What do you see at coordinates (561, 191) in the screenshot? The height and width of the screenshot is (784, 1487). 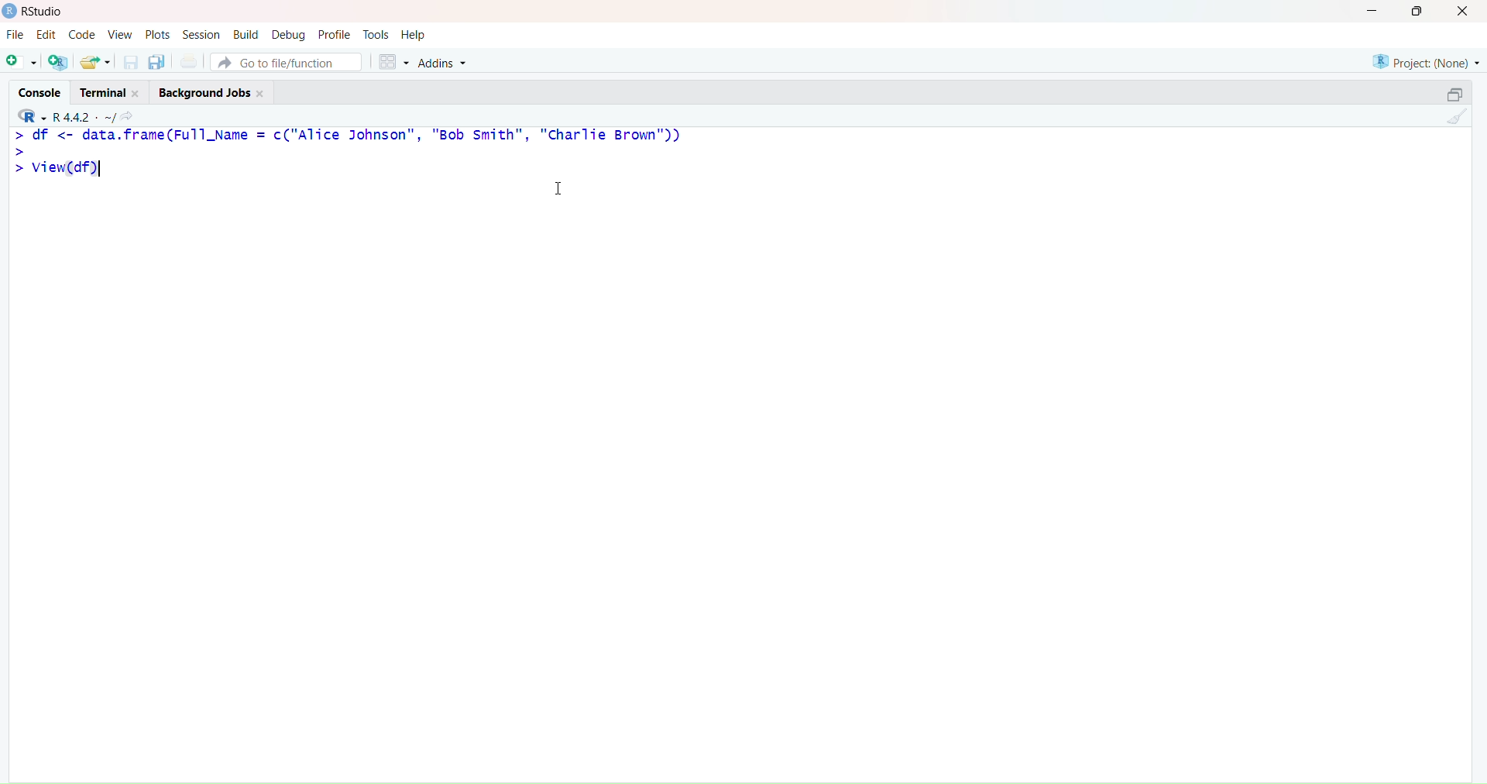 I see `Cursor` at bounding box center [561, 191].